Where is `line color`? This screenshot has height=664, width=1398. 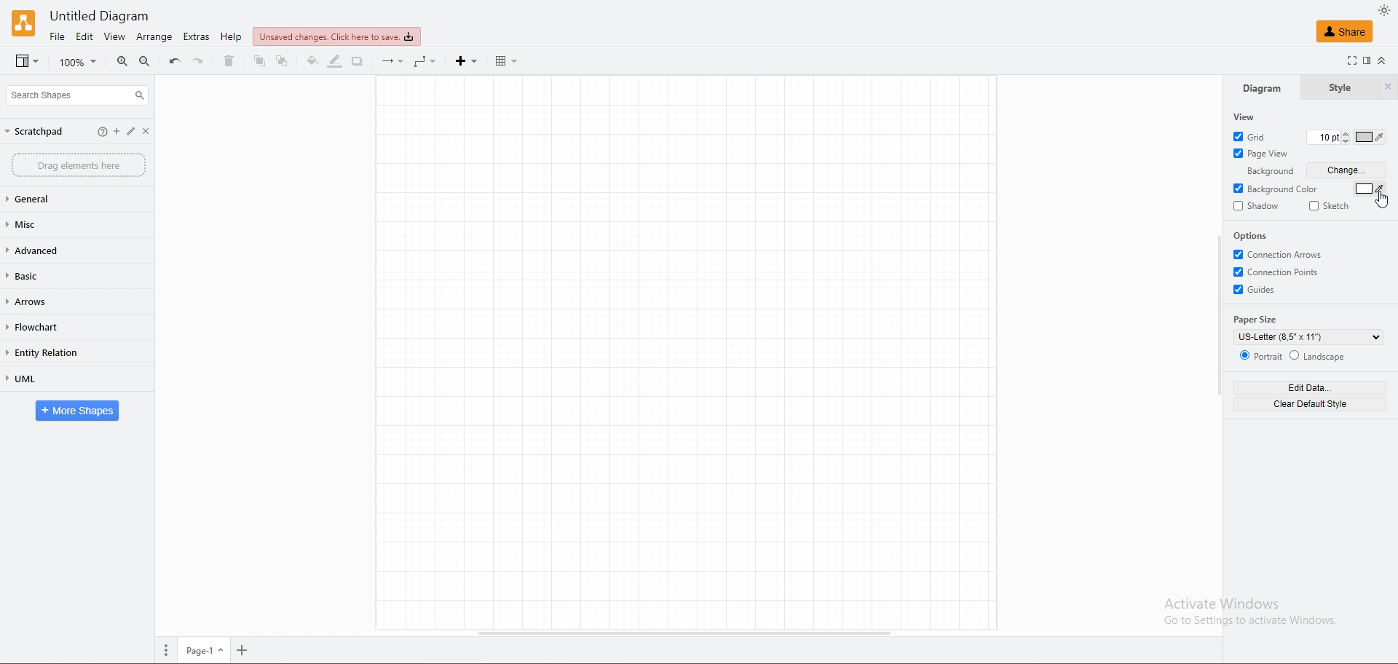
line color is located at coordinates (335, 61).